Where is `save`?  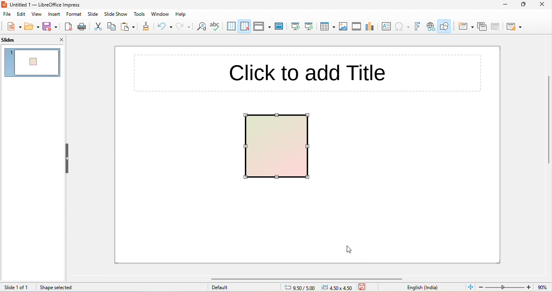 save is located at coordinates (50, 26).